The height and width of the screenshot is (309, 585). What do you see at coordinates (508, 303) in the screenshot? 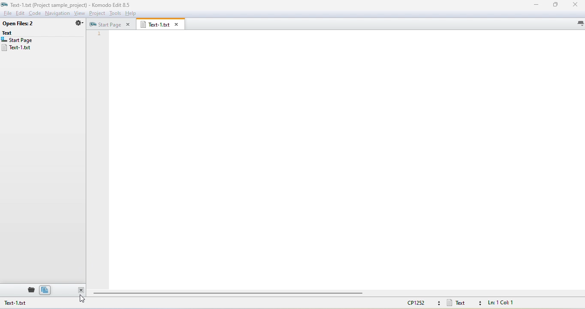
I see `line and column` at bounding box center [508, 303].